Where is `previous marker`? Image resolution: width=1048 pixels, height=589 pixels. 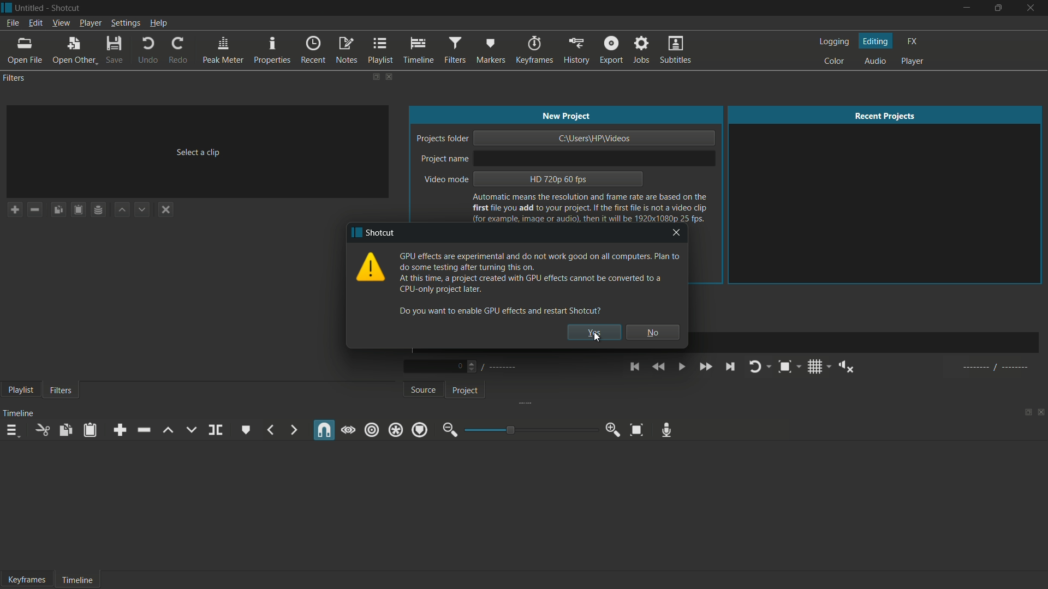
previous marker is located at coordinates (270, 431).